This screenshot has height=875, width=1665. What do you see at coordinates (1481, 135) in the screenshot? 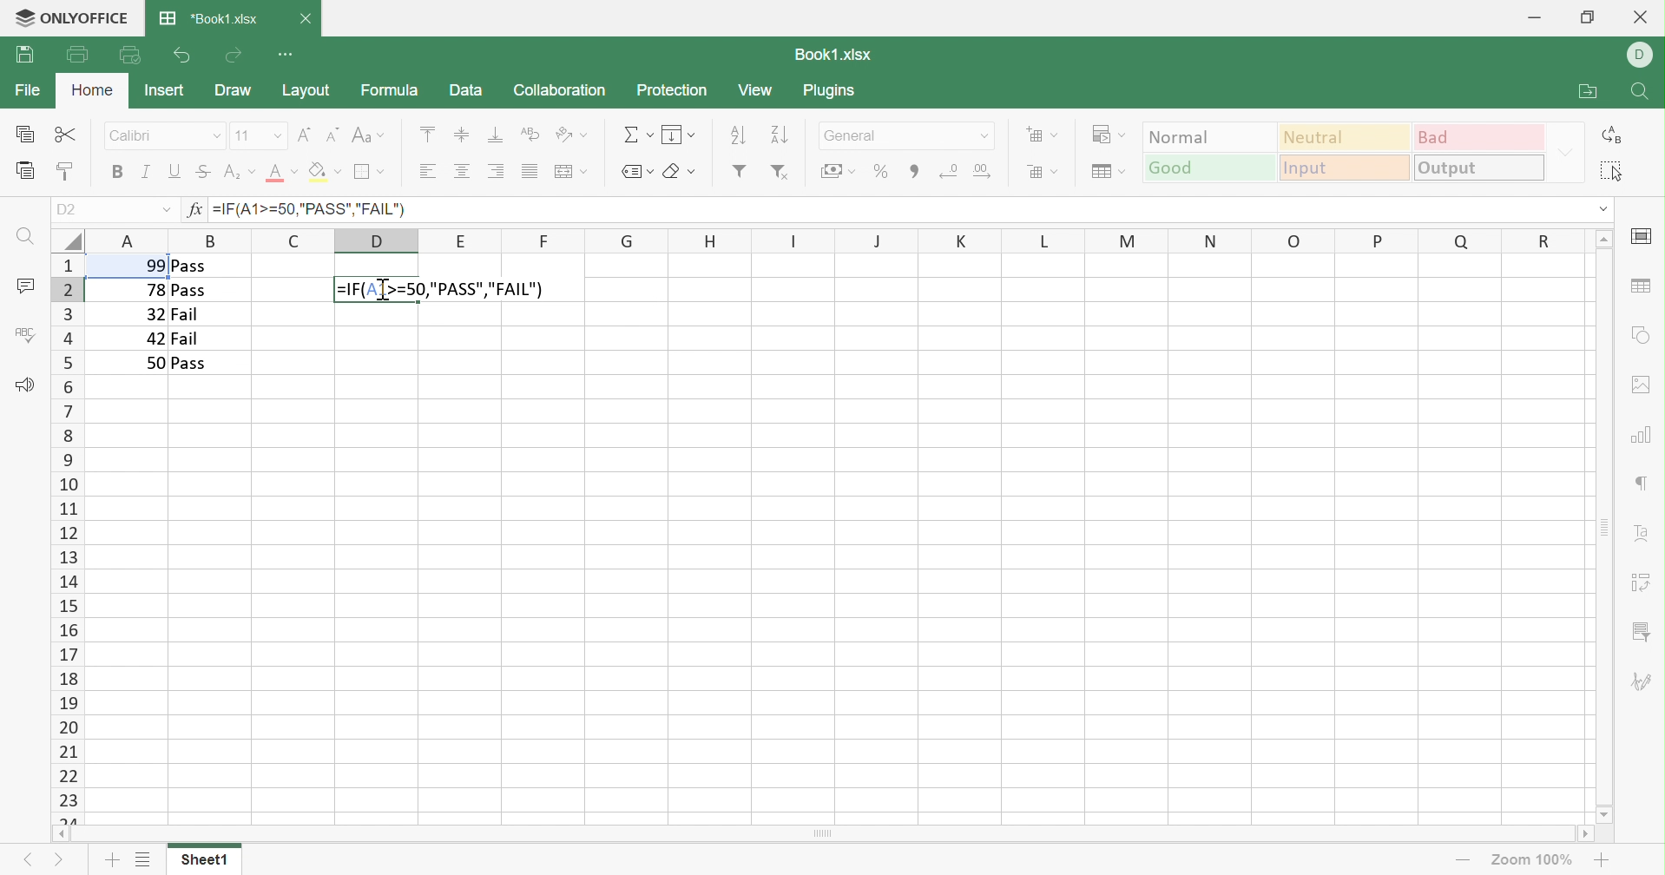
I see `Bad` at bounding box center [1481, 135].